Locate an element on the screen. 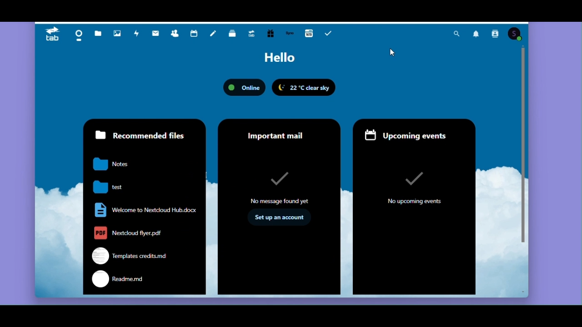 The image size is (582, 327). Contacts is located at coordinates (175, 32).